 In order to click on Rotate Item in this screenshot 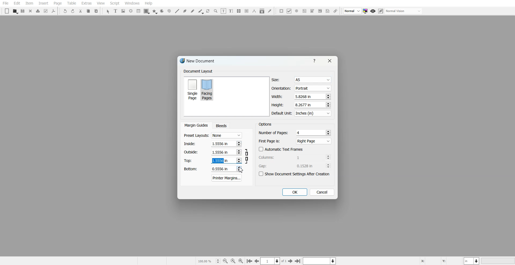, I will do `click(208, 11)`.